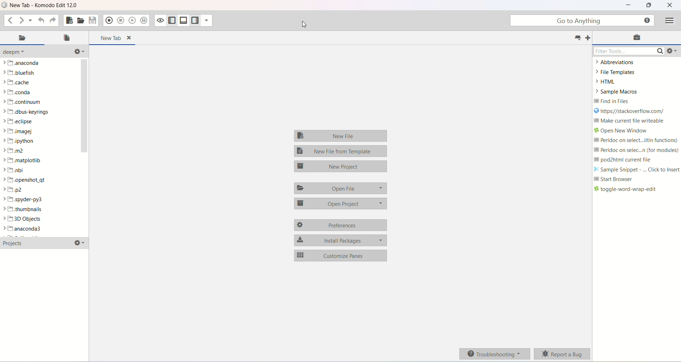 This screenshot has height=362, width=681. I want to click on show/hide right pane, so click(196, 21).